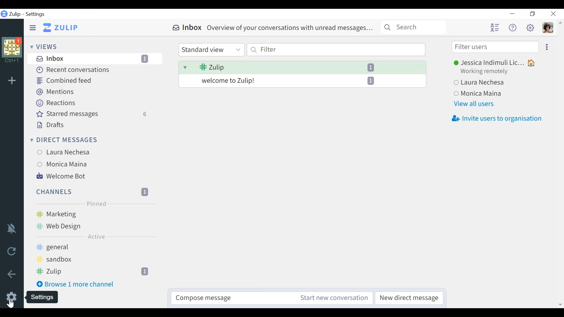 The width and height of the screenshot is (564, 317). What do you see at coordinates (96, 176) in the screenshot?
I see `Welcome Bot` at bounding box center [96, 176].